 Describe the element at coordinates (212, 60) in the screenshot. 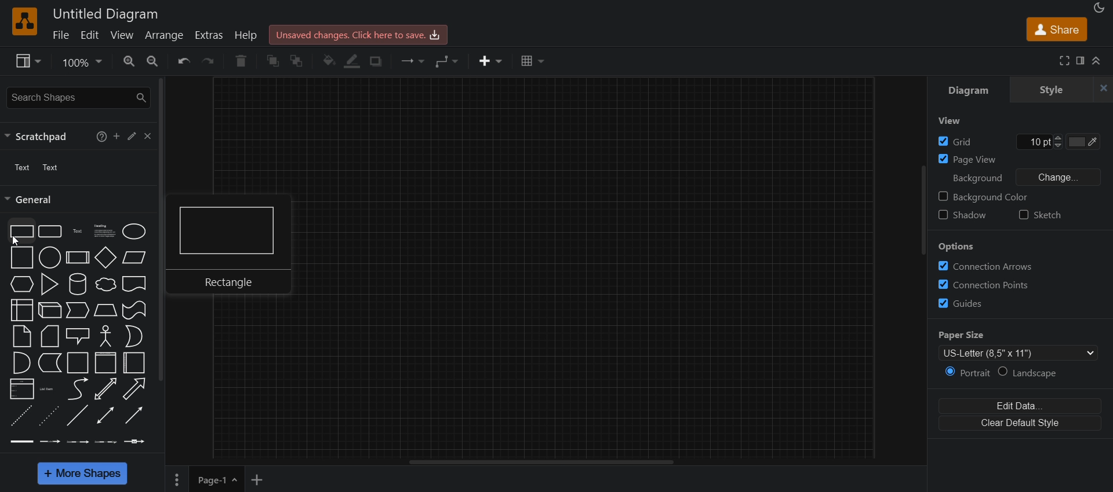

I see `redo` at that location.